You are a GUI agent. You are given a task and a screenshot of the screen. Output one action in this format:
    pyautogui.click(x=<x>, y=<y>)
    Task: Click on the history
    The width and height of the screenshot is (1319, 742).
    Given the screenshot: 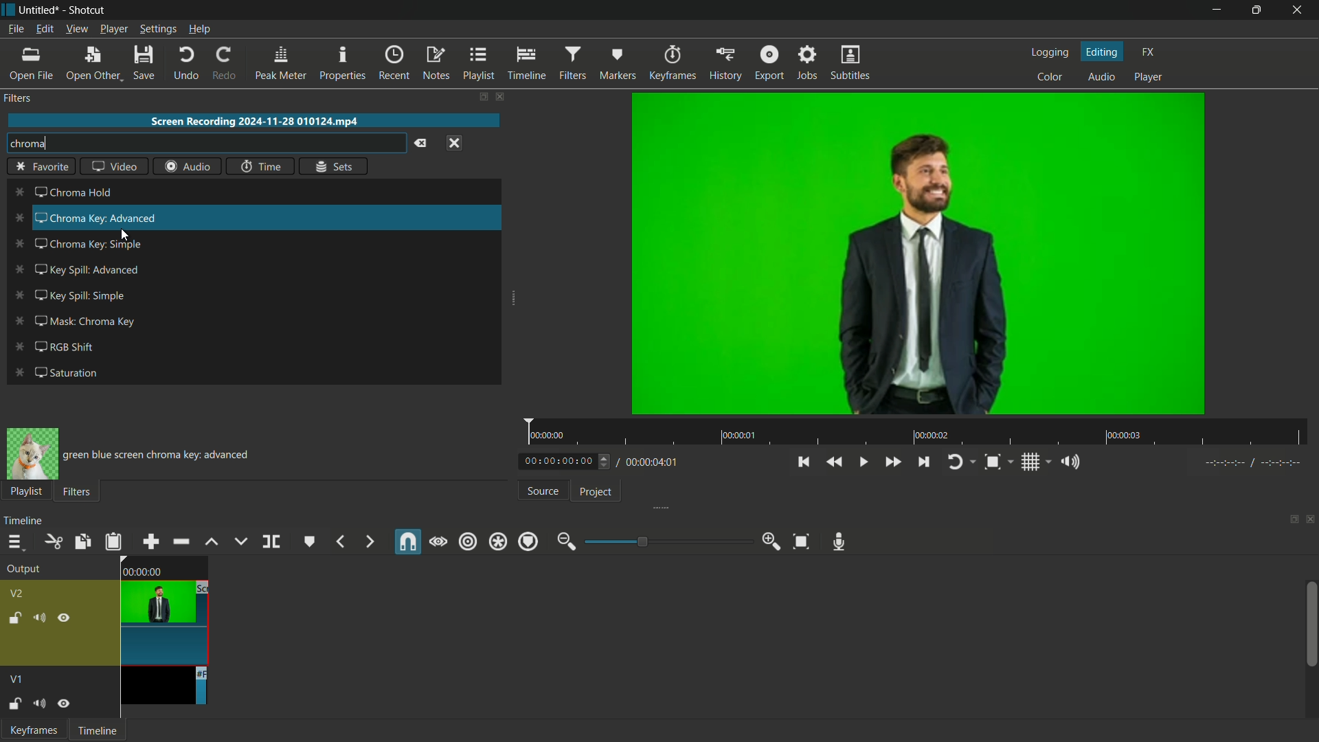 What is the action you would take?
    pyautogui.click(x=723, y=64)
    